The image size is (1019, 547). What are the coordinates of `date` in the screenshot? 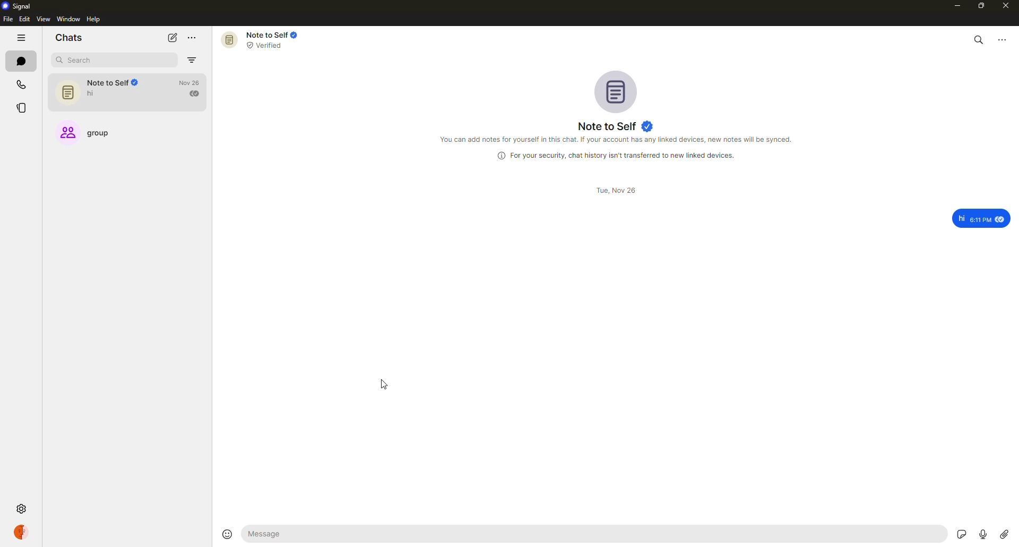 It's located at (618, 190).